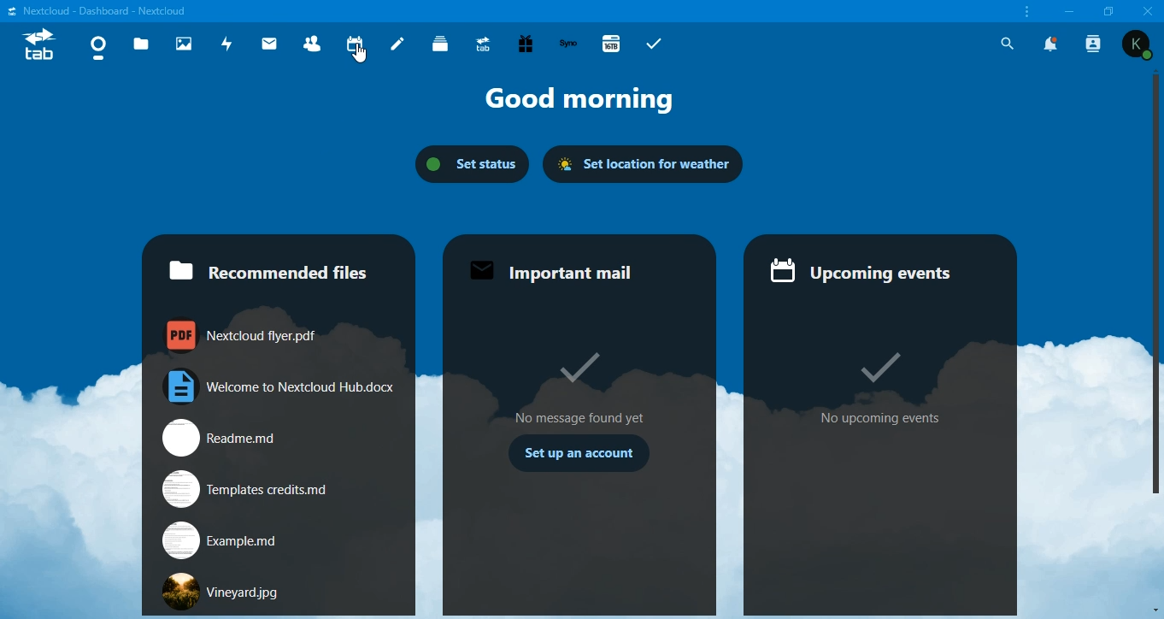  What do you see at coordinates (105, 12) in the screenshot?
I see `text` at bounding box center [105, 12].